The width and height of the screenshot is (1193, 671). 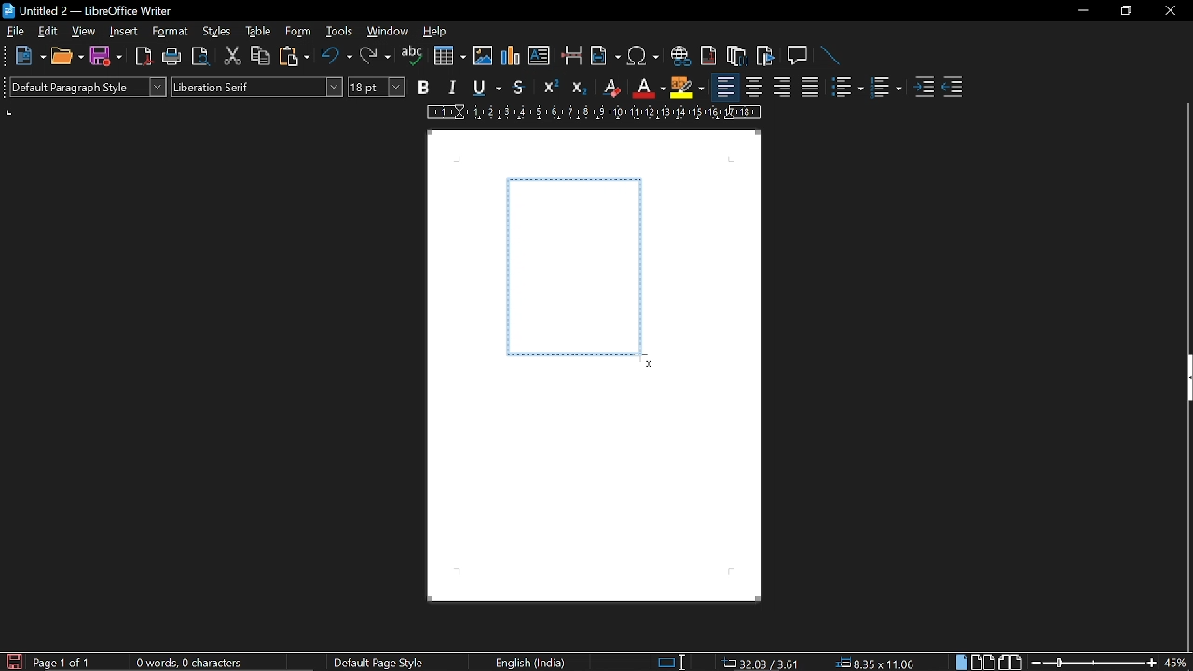 I want to click on text size, so click(x=377, y=88).